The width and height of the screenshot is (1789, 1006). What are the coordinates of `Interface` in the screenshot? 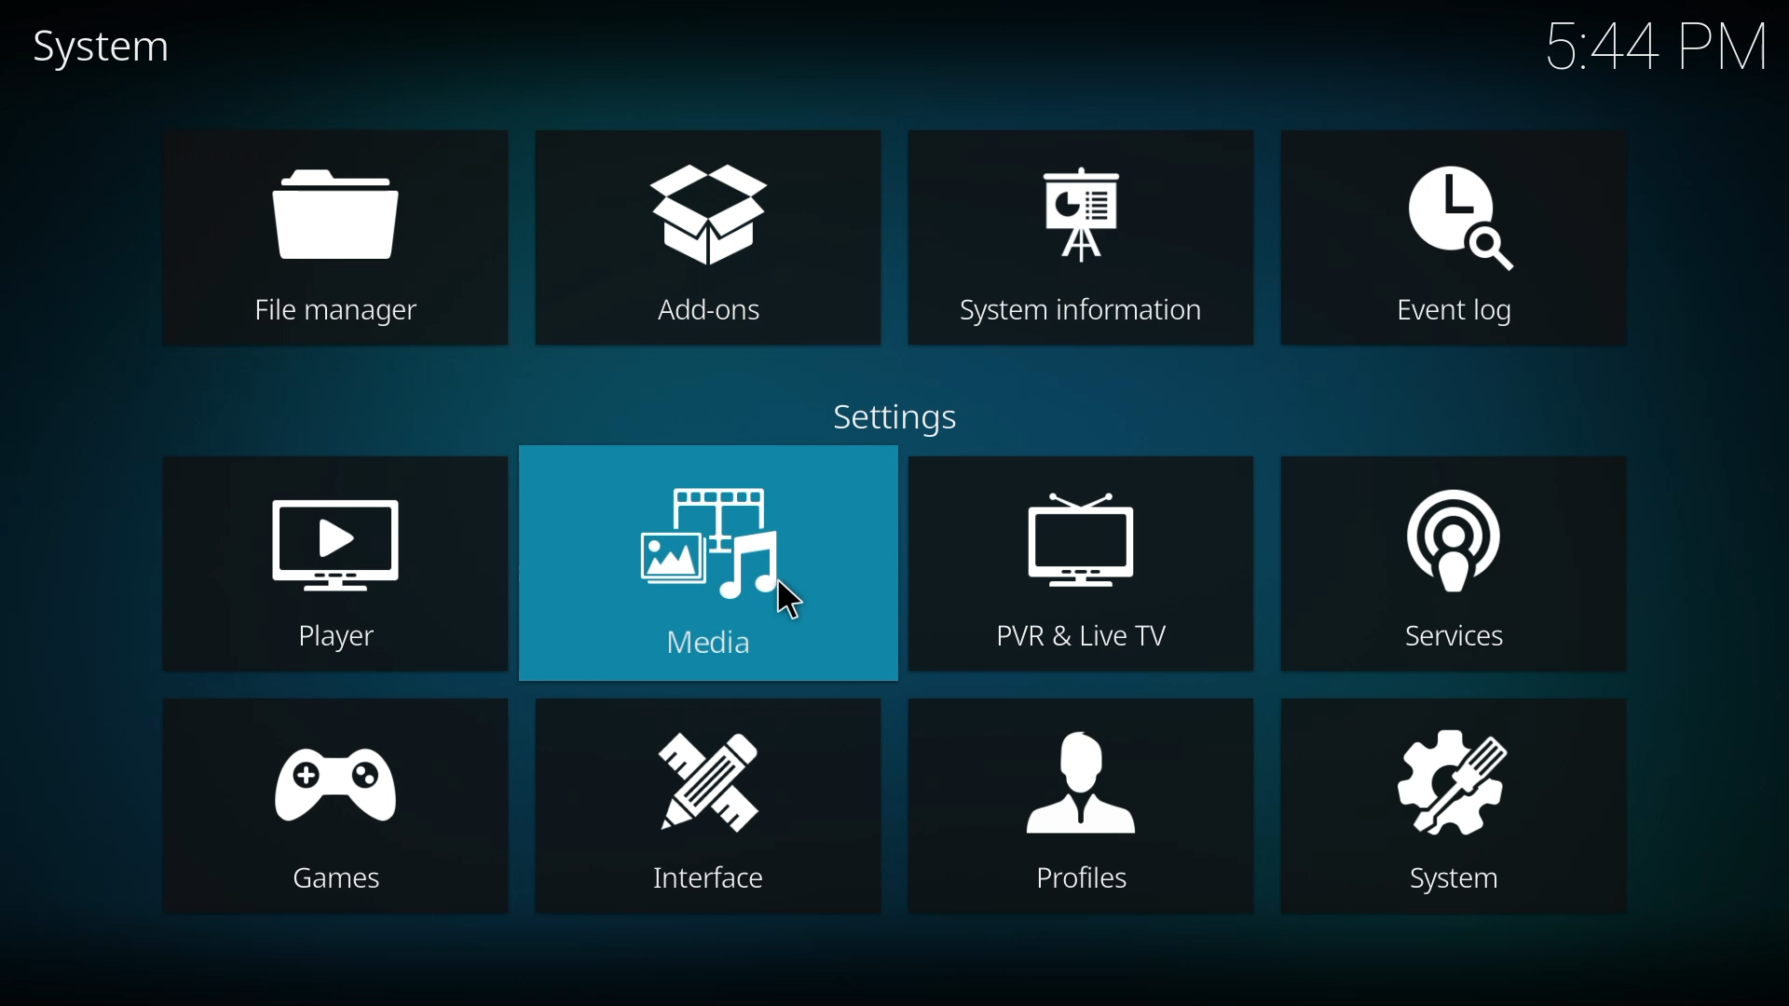 It's located at (697, 882).